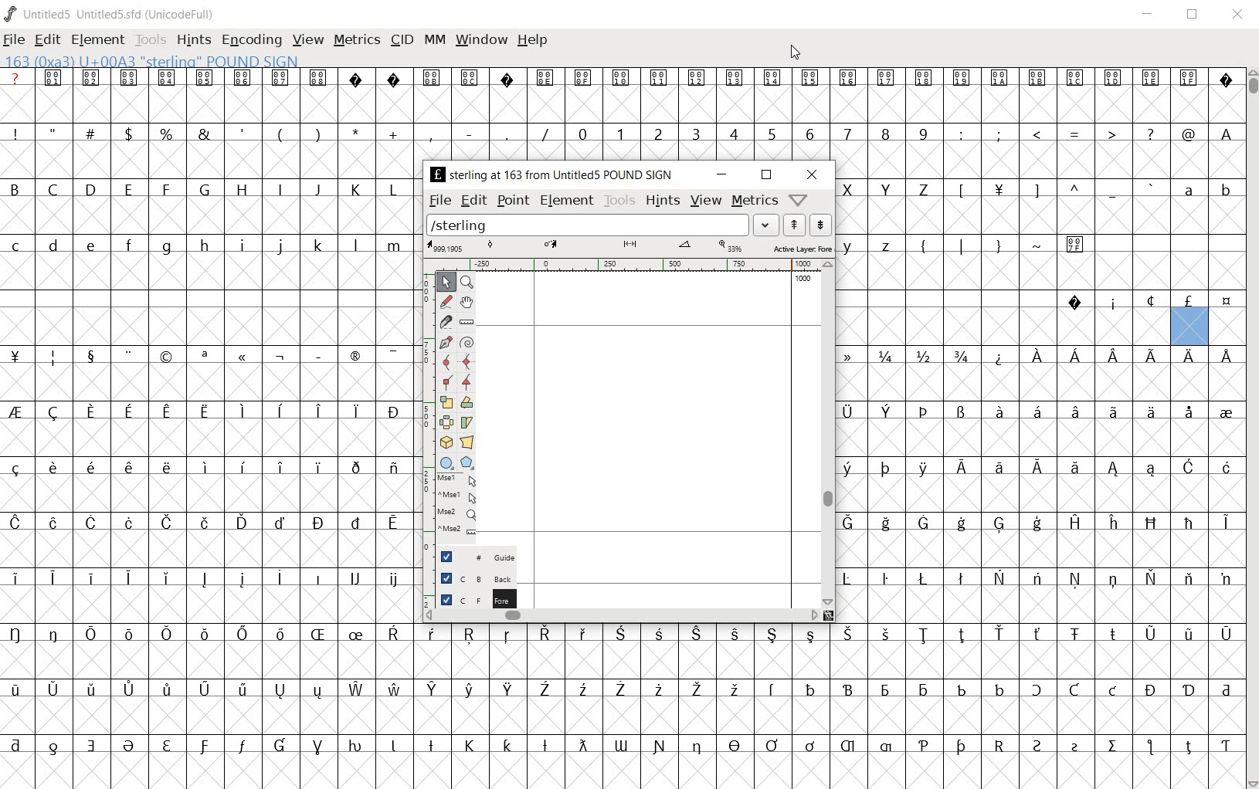  What do you see at coordinates (476, 199) in the screenshot?
I see `edit` at bounding box center [476, 199].